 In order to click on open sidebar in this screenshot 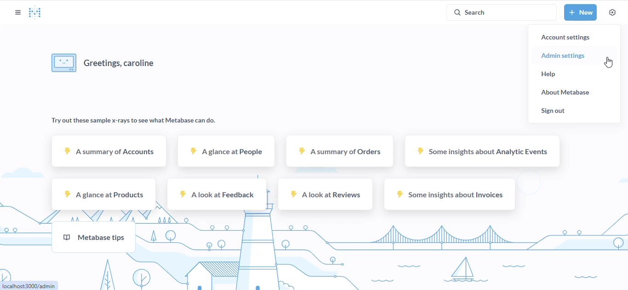, I will do `click(17, 12)`.